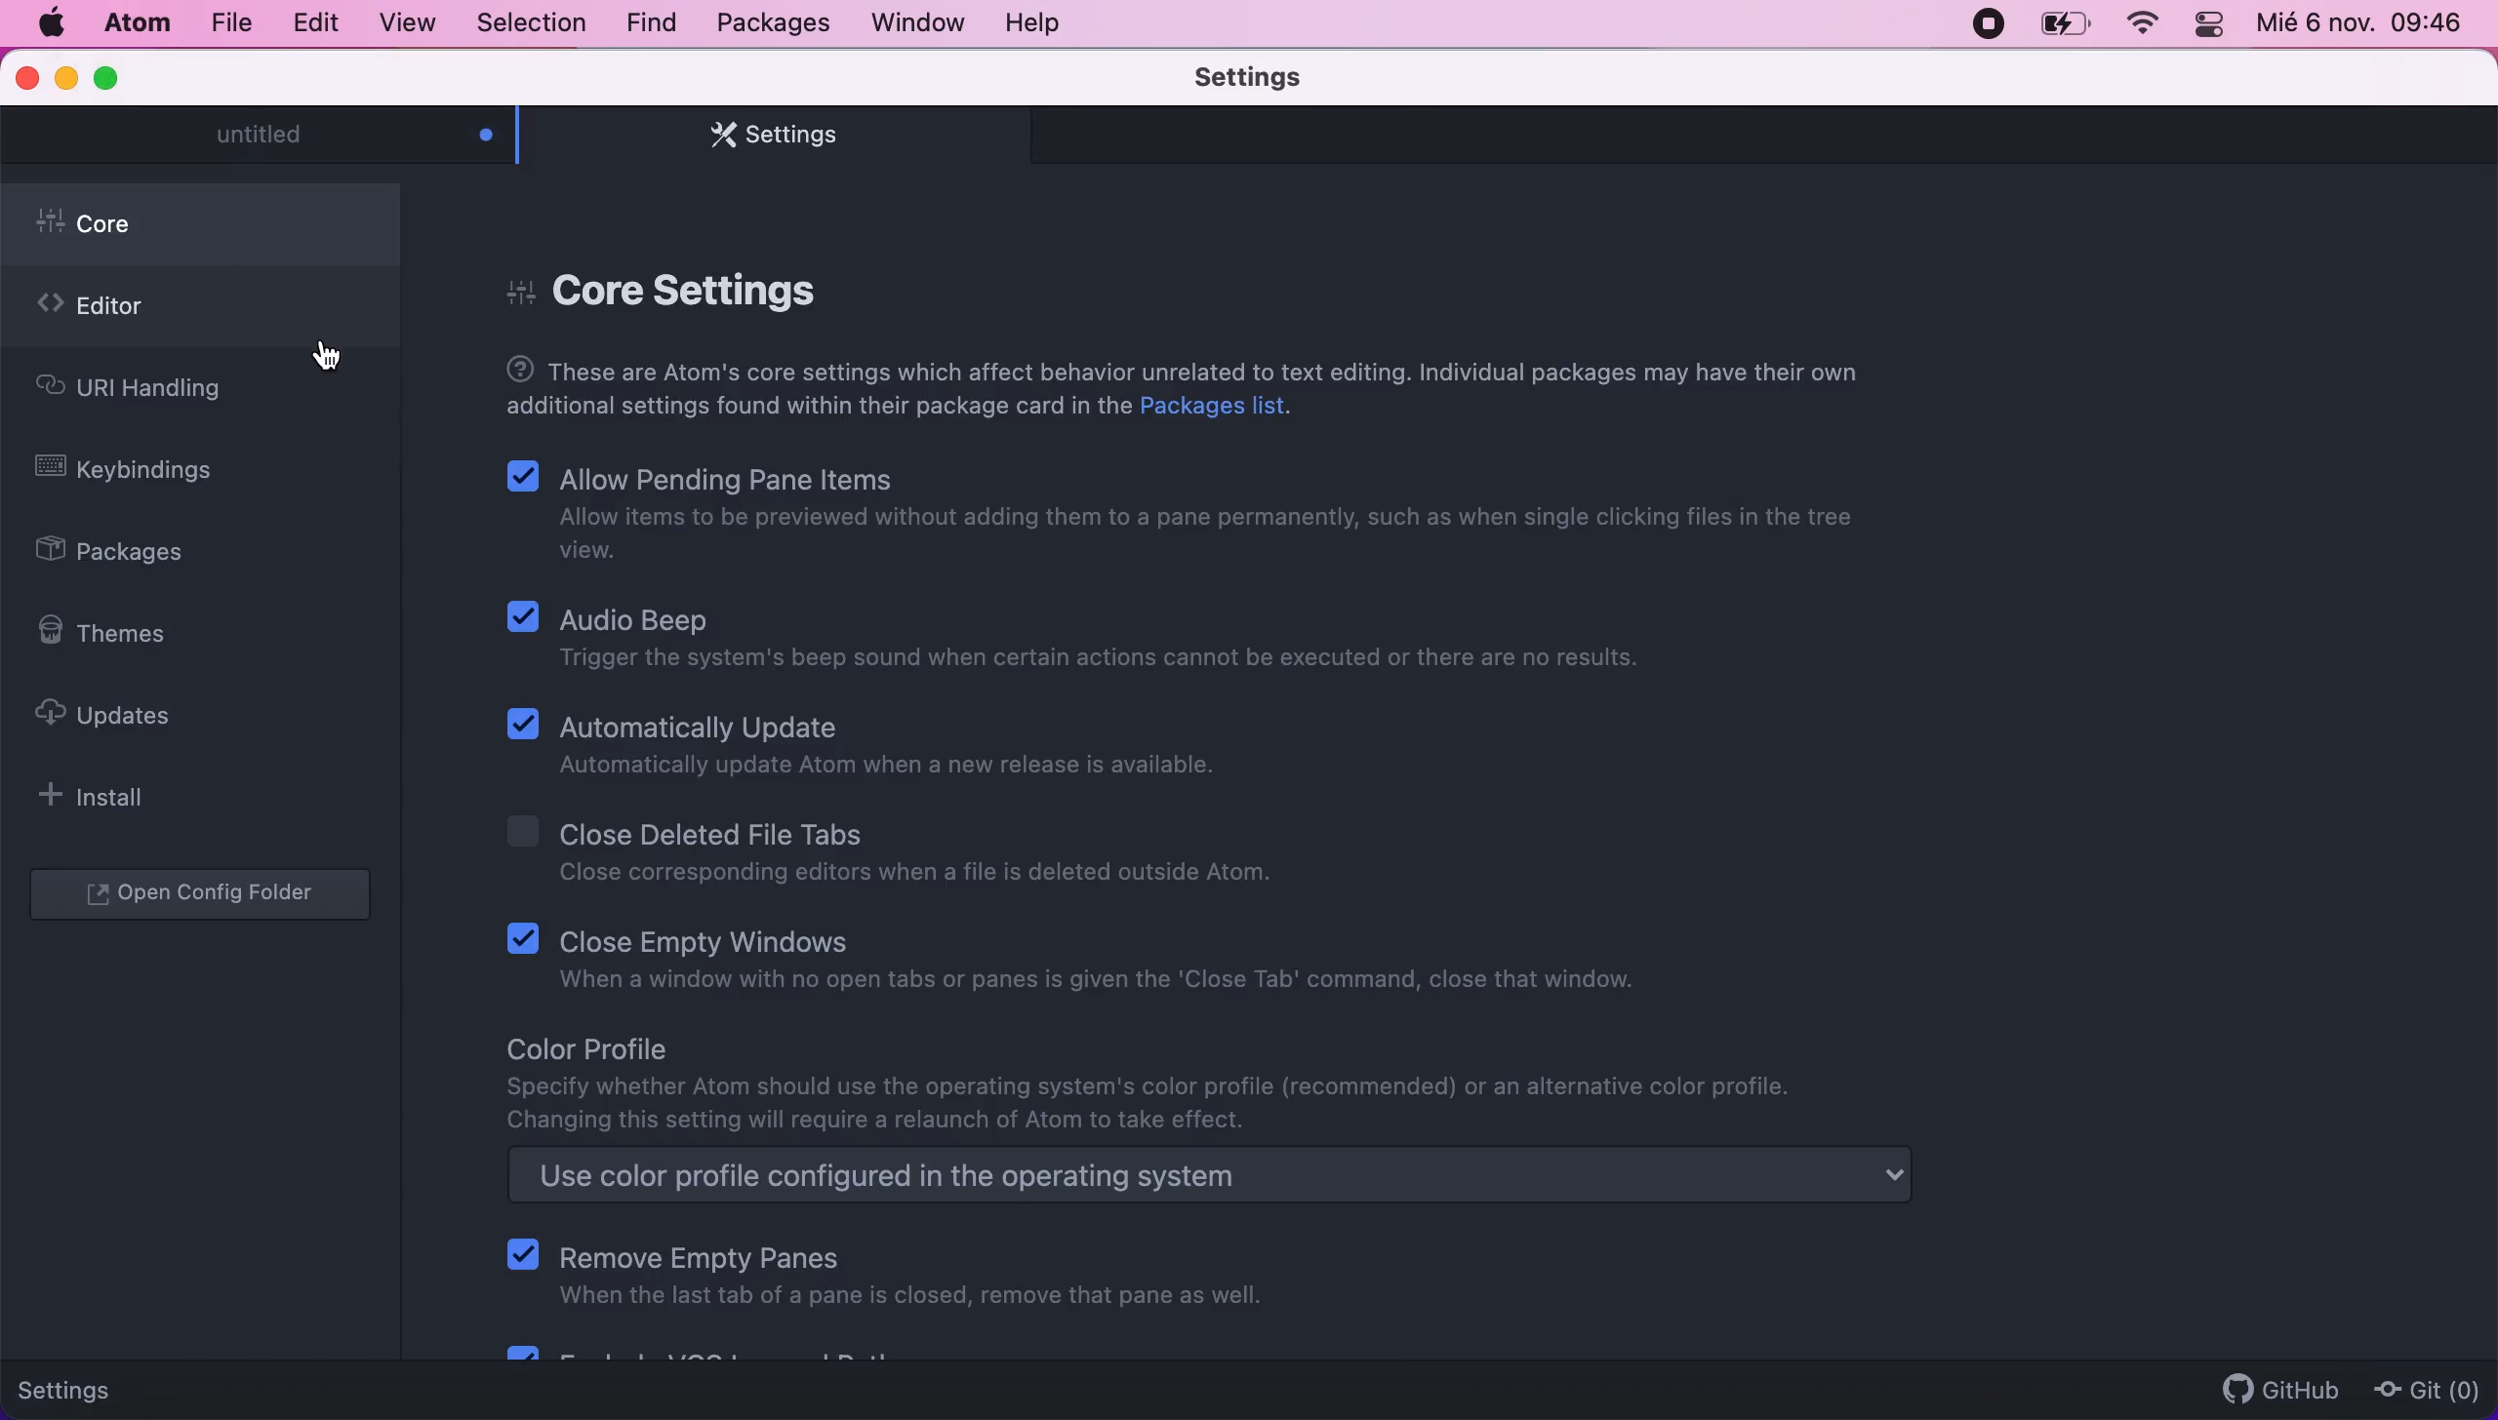 The width and height of the screenshot is (2498, 1420). What do you see at coordinates (50, 25) in the screenshot?
I see `mac logo` at bounding box center [50, 25].